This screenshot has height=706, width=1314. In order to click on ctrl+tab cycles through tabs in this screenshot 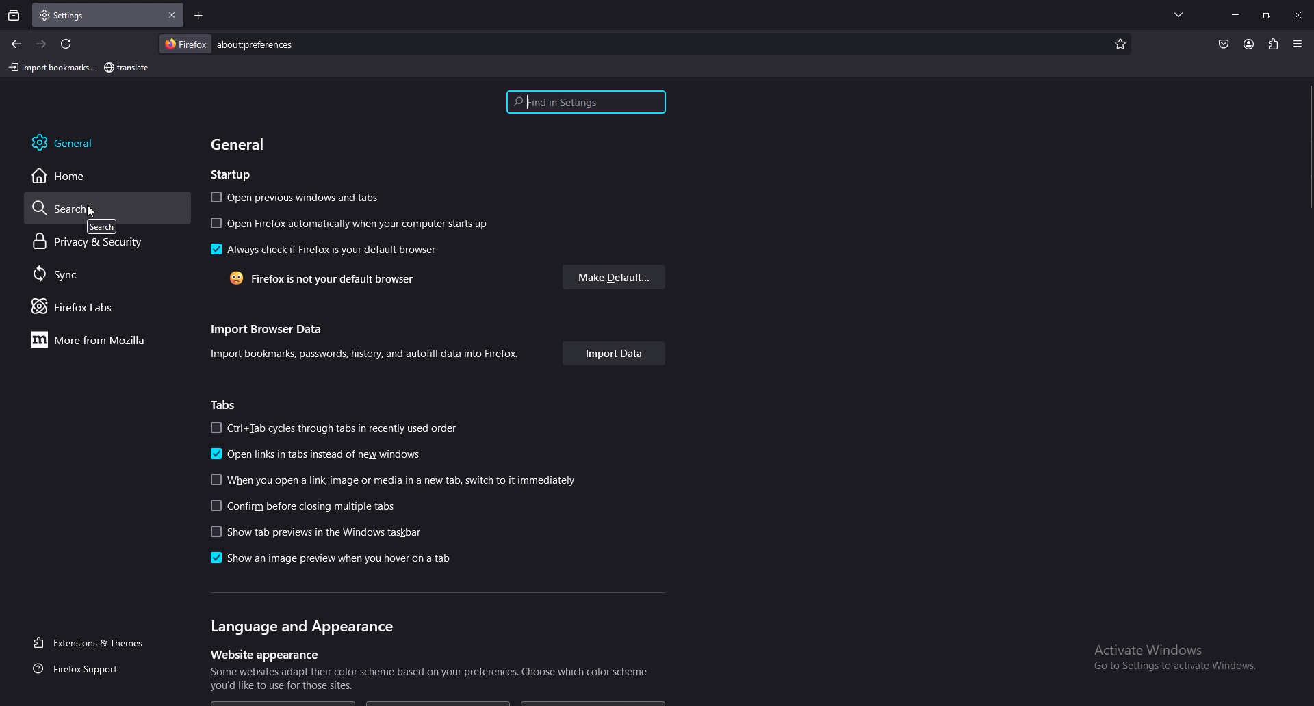, I will do `click(335, 428)`.